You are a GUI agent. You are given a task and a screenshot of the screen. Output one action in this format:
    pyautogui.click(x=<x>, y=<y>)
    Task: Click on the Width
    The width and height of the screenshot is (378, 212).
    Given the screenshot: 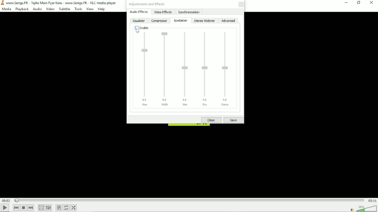 What is the action you would take?
    pyautogui.click(x=166, y=68)
    